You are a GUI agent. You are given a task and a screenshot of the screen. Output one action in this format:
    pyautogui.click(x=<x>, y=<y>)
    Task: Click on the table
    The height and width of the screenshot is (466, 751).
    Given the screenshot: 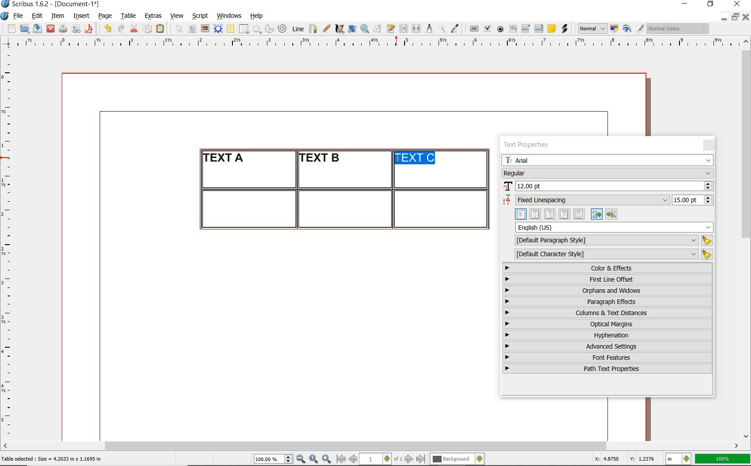 What is the action you would take?
    pyautogui.click(x=231, y=29)
    